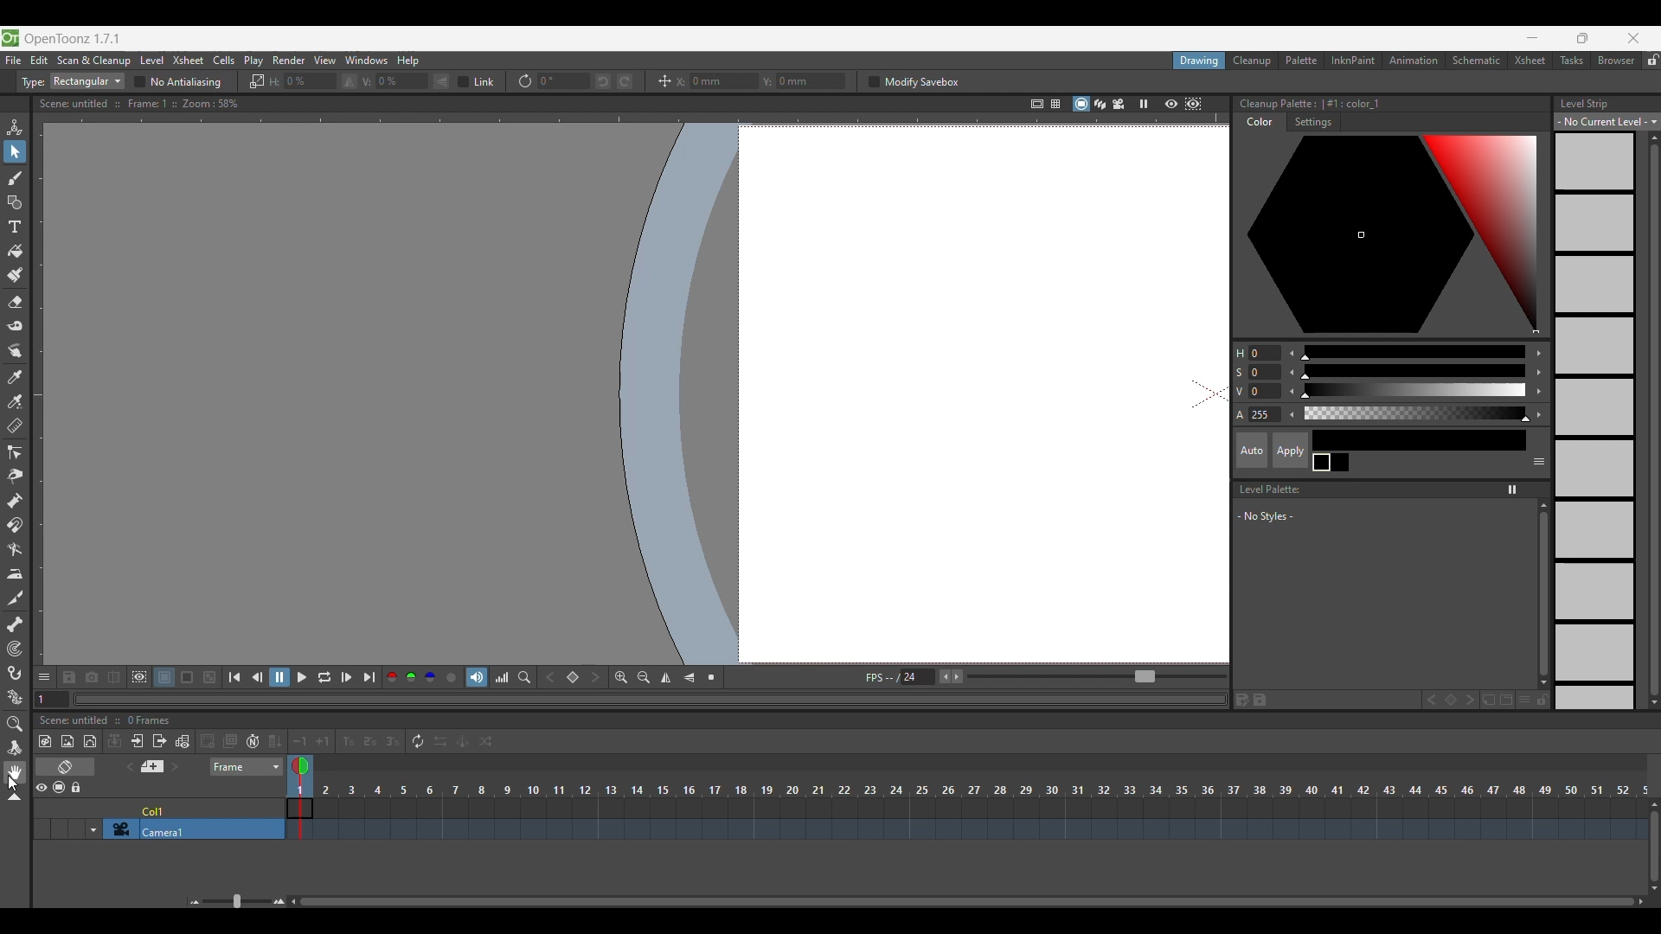 This screenshot has height=934, width=1661. What do you see at coordinates (1572, 61) in the screenshot?
I see `Tasks` at bounding box center [1572, 61].